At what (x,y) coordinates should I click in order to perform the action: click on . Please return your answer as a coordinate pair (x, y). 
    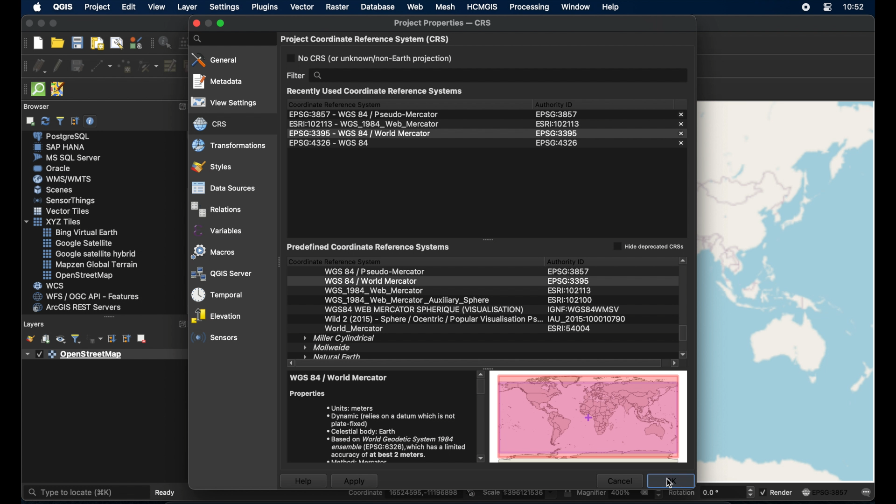
    Looking at the image, I should click on (80, 233).